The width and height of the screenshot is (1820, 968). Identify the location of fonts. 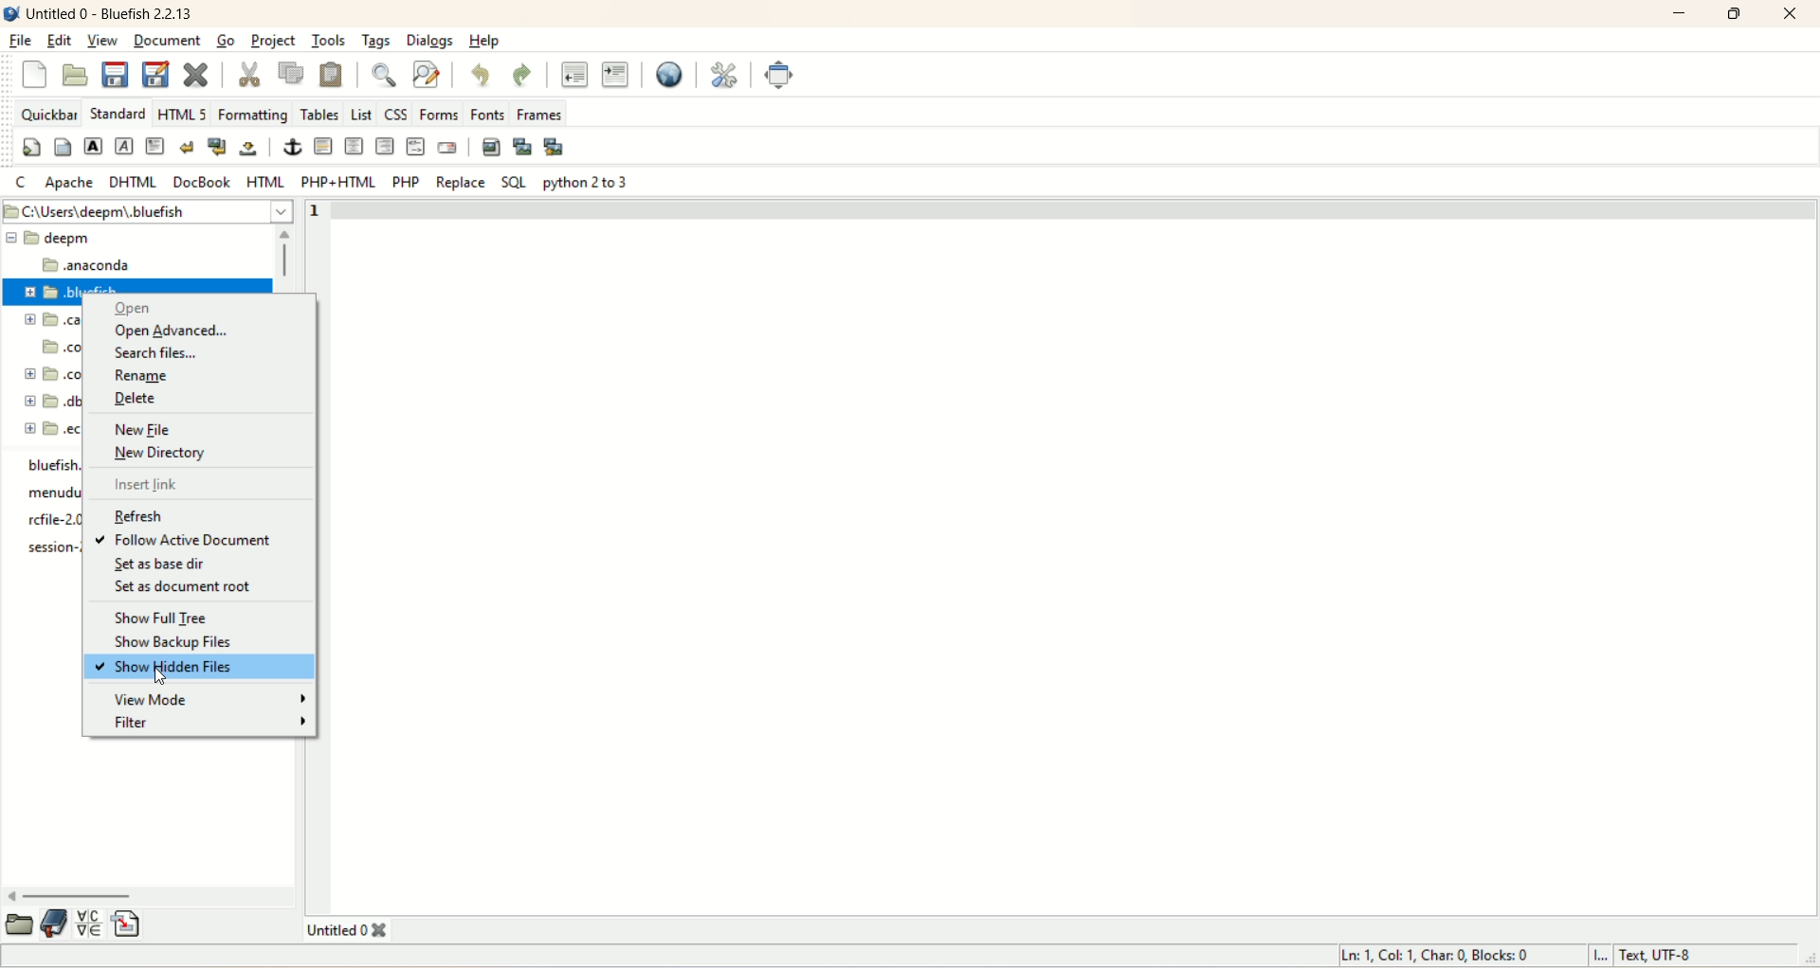
(486, 115).